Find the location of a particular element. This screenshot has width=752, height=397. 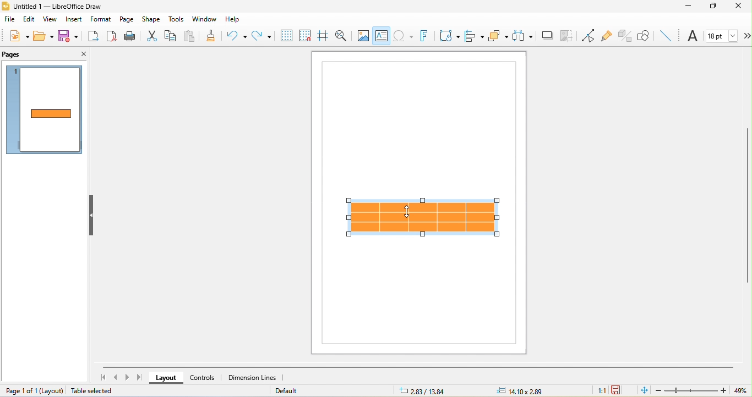

2.83/13.84 is located at coordinates (424, 391).